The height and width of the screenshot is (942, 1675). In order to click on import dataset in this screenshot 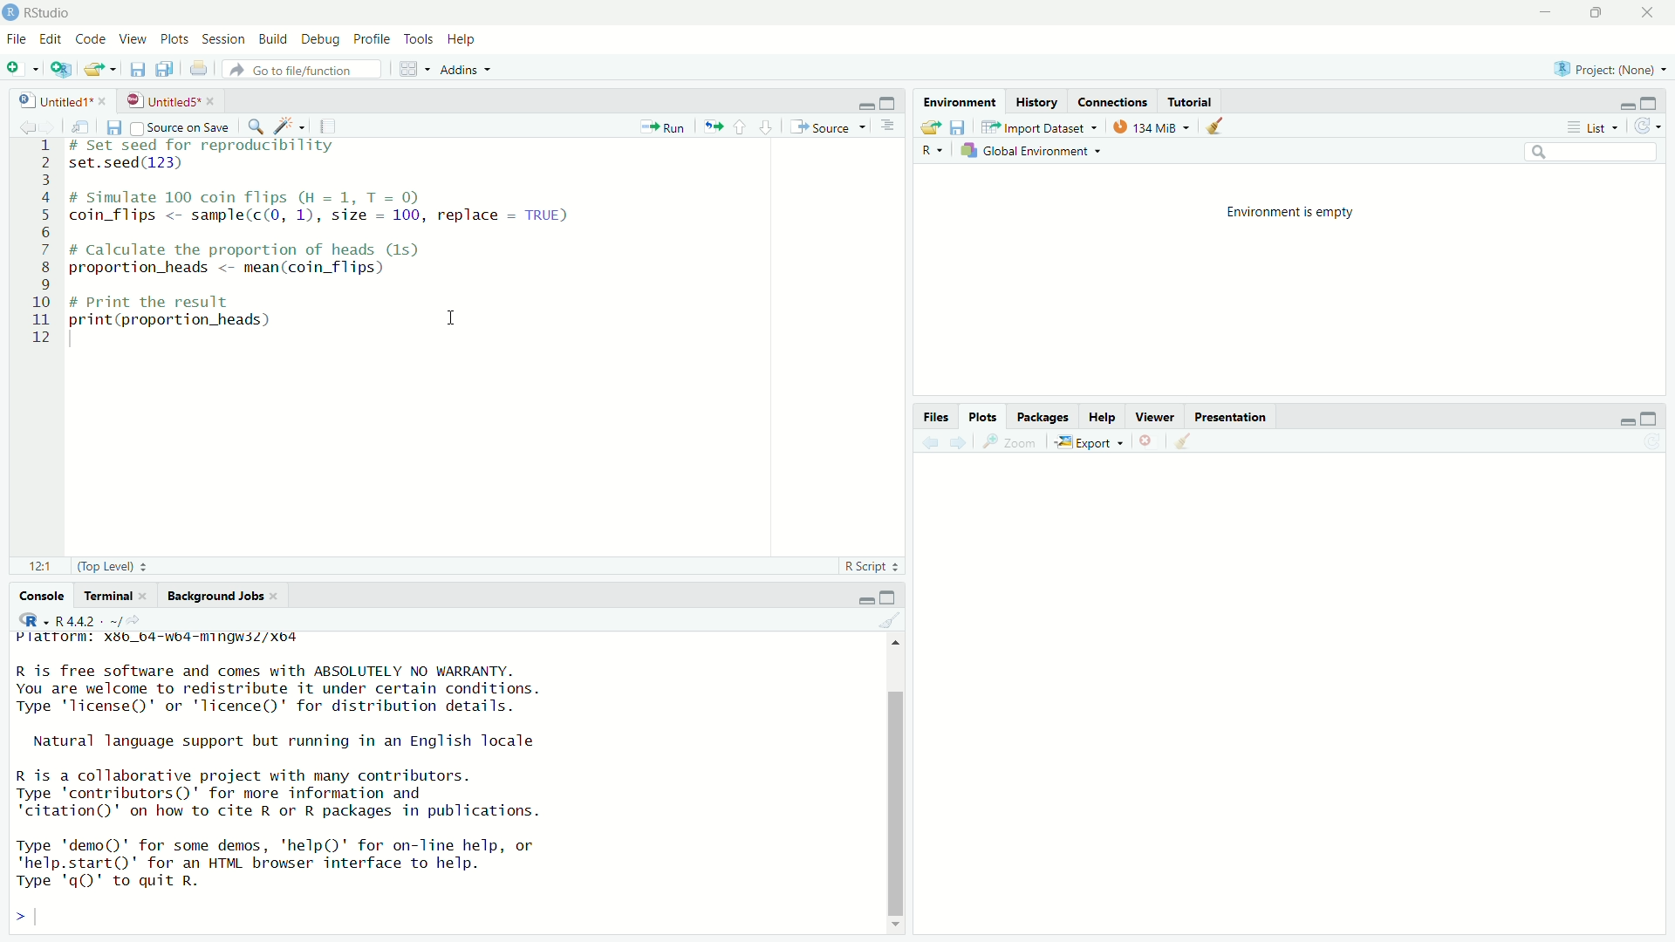, I will do `click(1038, 125)`.